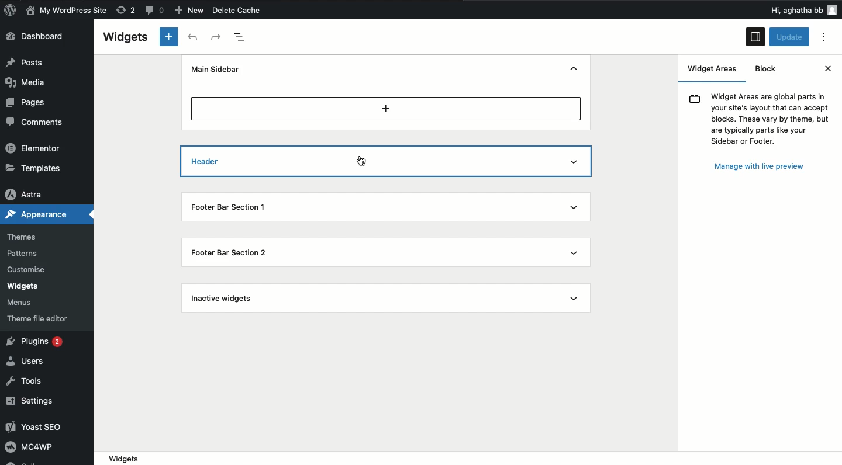 This screenshot has width=842, height=465. I want to click on Delete Cache, so click(258, 11).